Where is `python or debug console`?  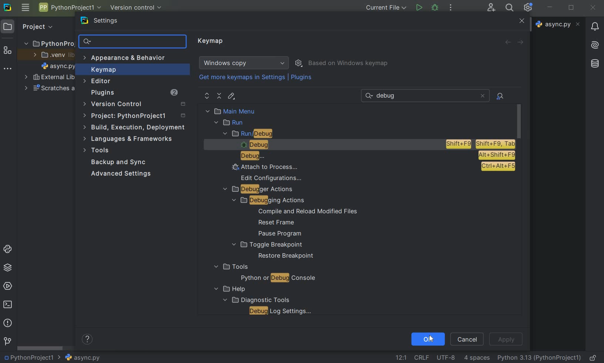
python or debug console is located at coordinates (278, 279).